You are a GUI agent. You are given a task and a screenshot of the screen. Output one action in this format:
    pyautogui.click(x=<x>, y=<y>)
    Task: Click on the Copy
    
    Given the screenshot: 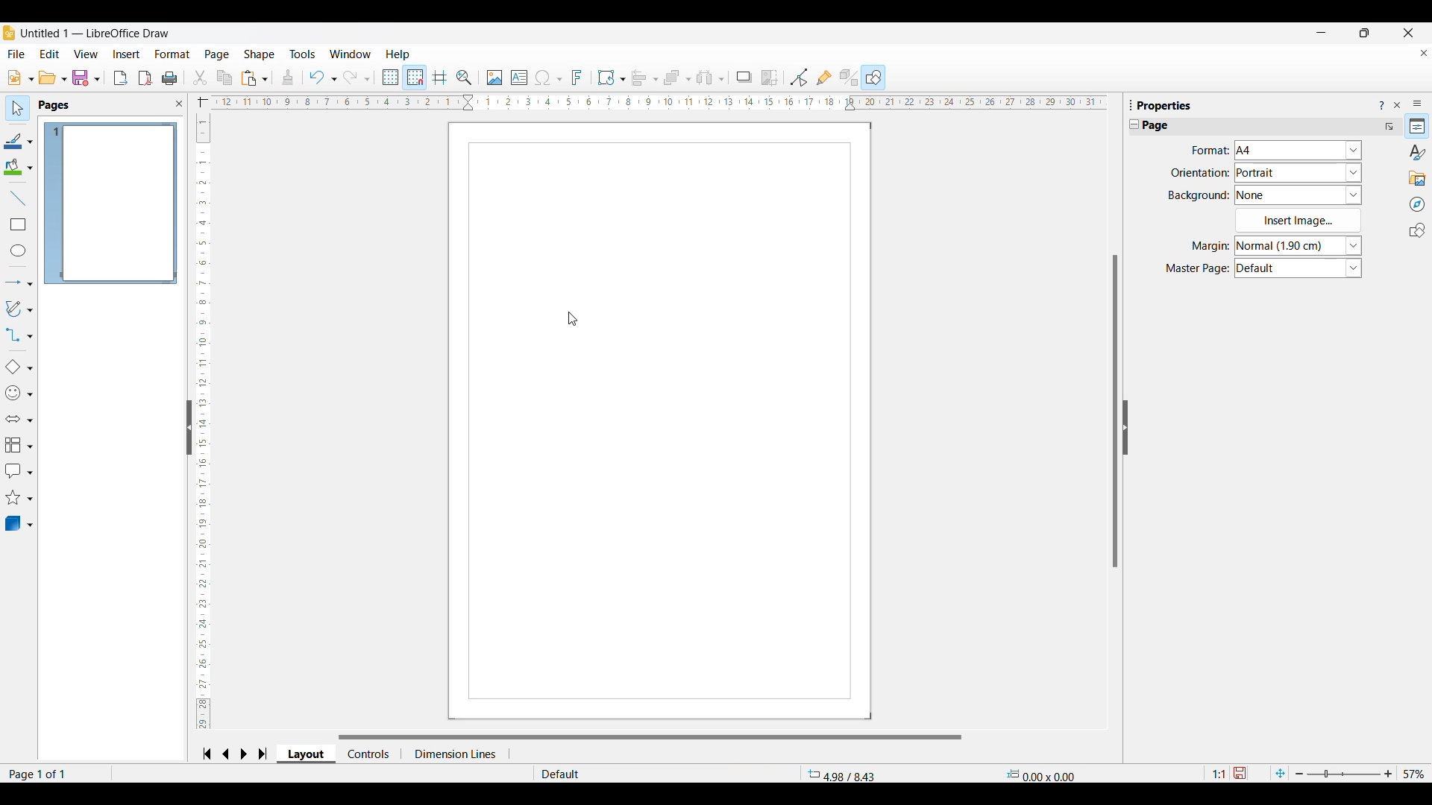 What is the action you would take?
    pyautogui.click(x=224, y=78)
    